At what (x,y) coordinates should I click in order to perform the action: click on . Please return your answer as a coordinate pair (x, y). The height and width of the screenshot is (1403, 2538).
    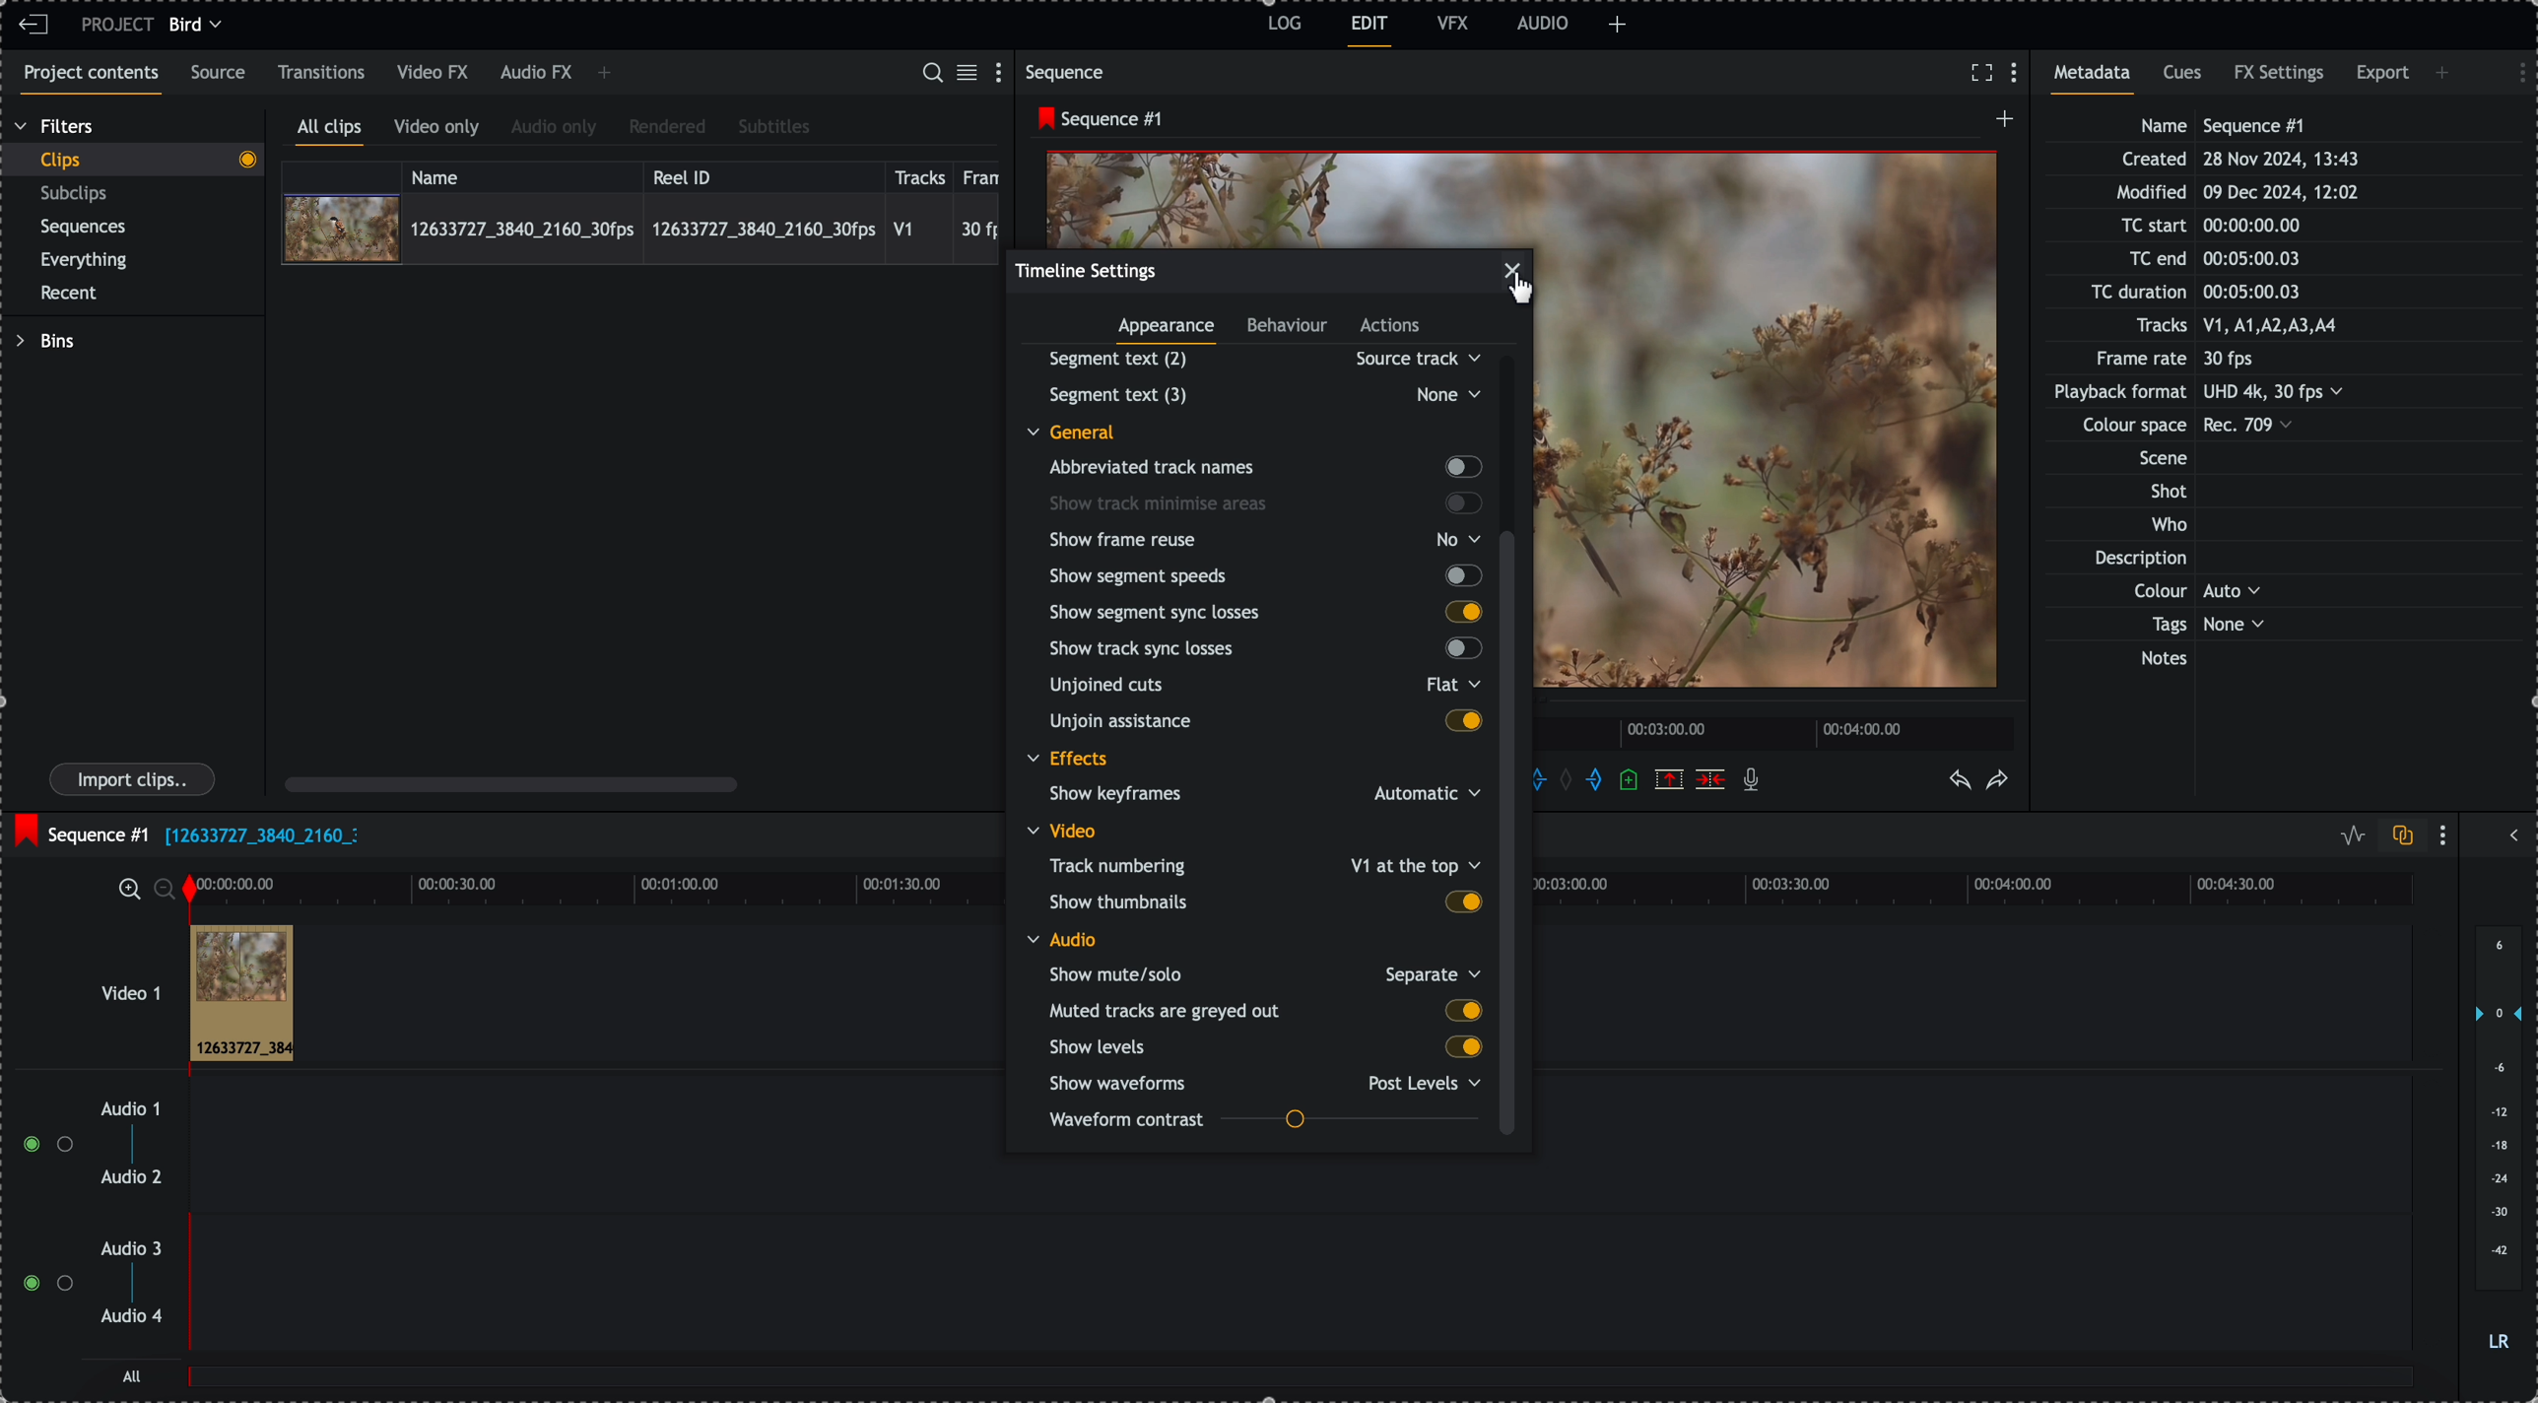
    Looking at the image, I should click on (1261, 394).